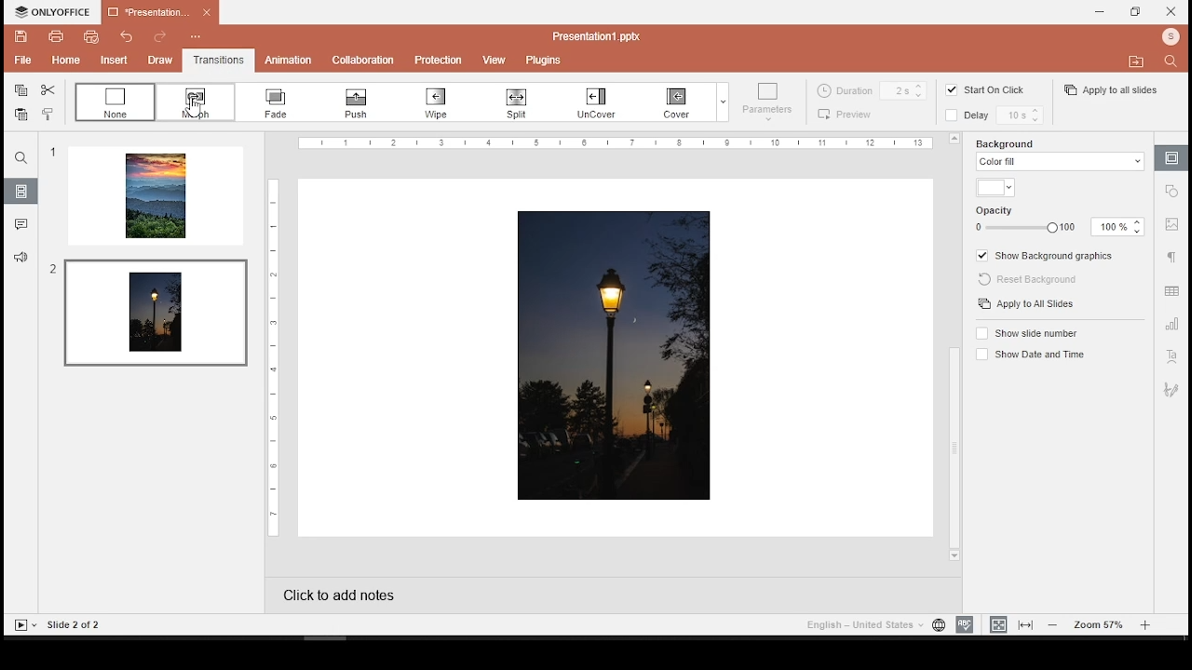  What do you see at coordinates (1172, 325) in the screenshot?
I see `chart settings` at bounding box center [1172, 325].